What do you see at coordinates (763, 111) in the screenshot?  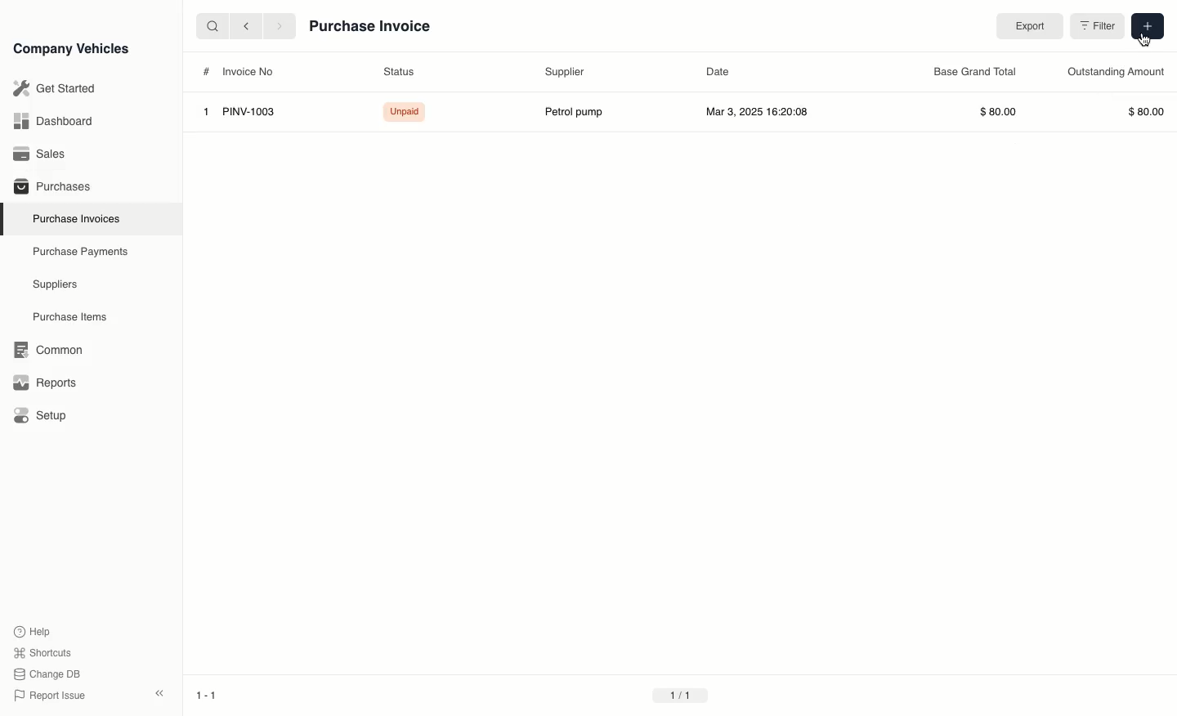 I see `Mar 3, 2025 16:20:08` at bounding box center [763, 111].